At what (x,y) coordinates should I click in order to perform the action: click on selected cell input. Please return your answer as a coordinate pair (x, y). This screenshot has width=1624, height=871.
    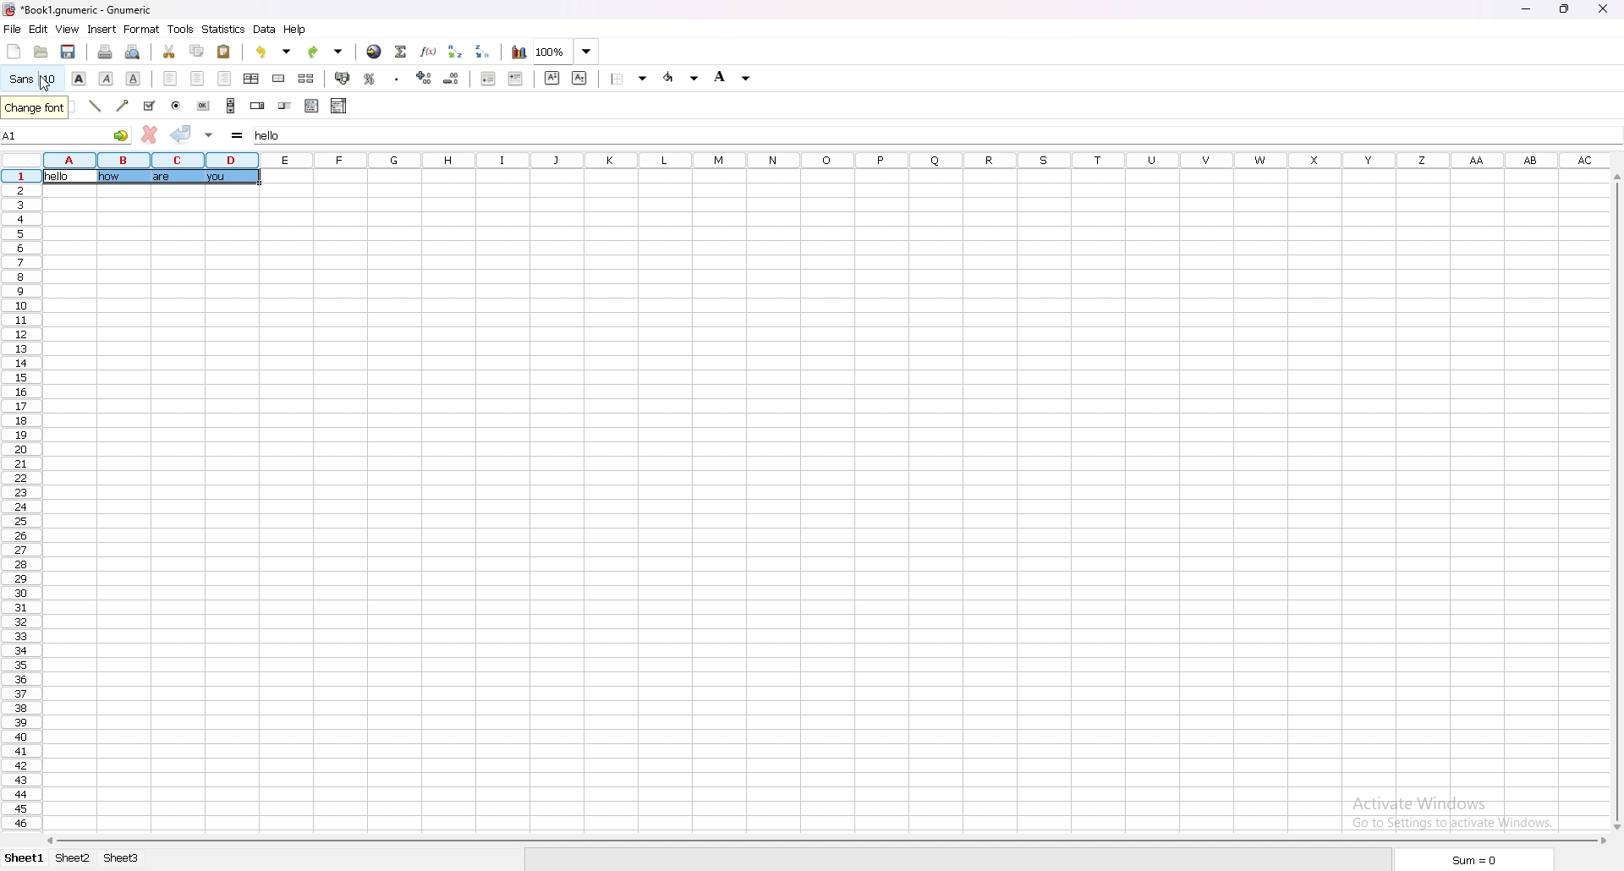
    Looking at the image, I should click on (279, 134).